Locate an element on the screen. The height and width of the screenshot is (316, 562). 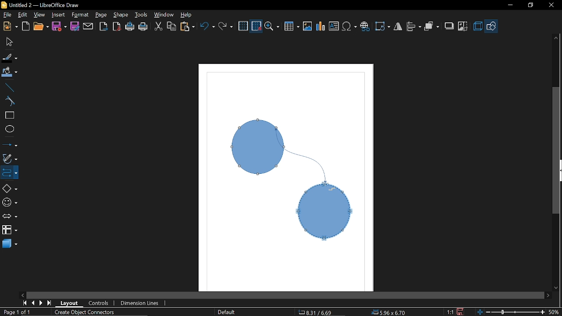
Insert image is located at coordinates (307, 26).